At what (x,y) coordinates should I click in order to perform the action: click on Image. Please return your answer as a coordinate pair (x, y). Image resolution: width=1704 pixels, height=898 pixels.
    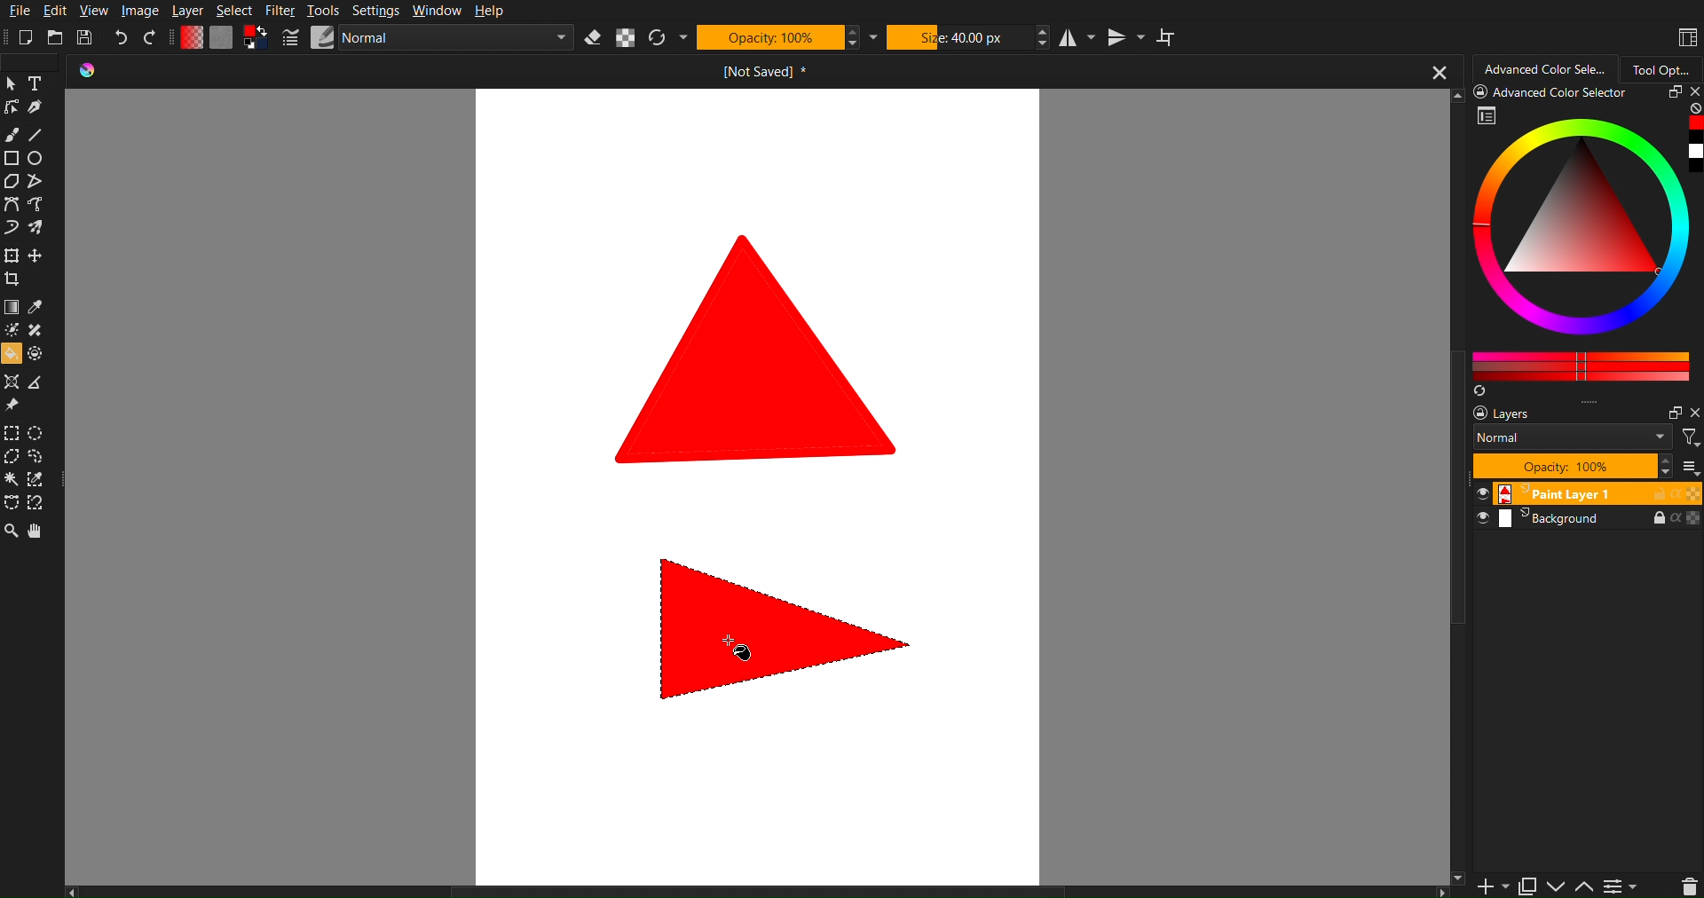
    Looking at the image, I should click on (144, 11).